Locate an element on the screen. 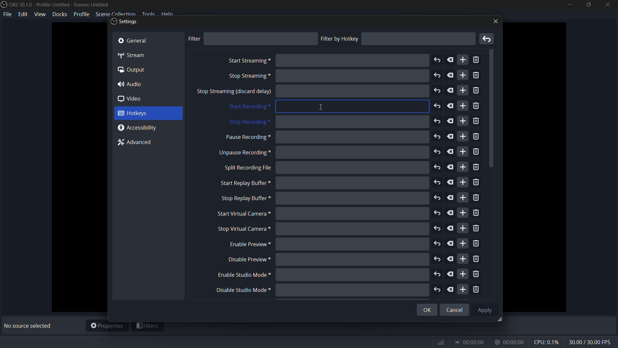 This screenshot has height=348, width=618. remove is located at coordinates (488, 39).